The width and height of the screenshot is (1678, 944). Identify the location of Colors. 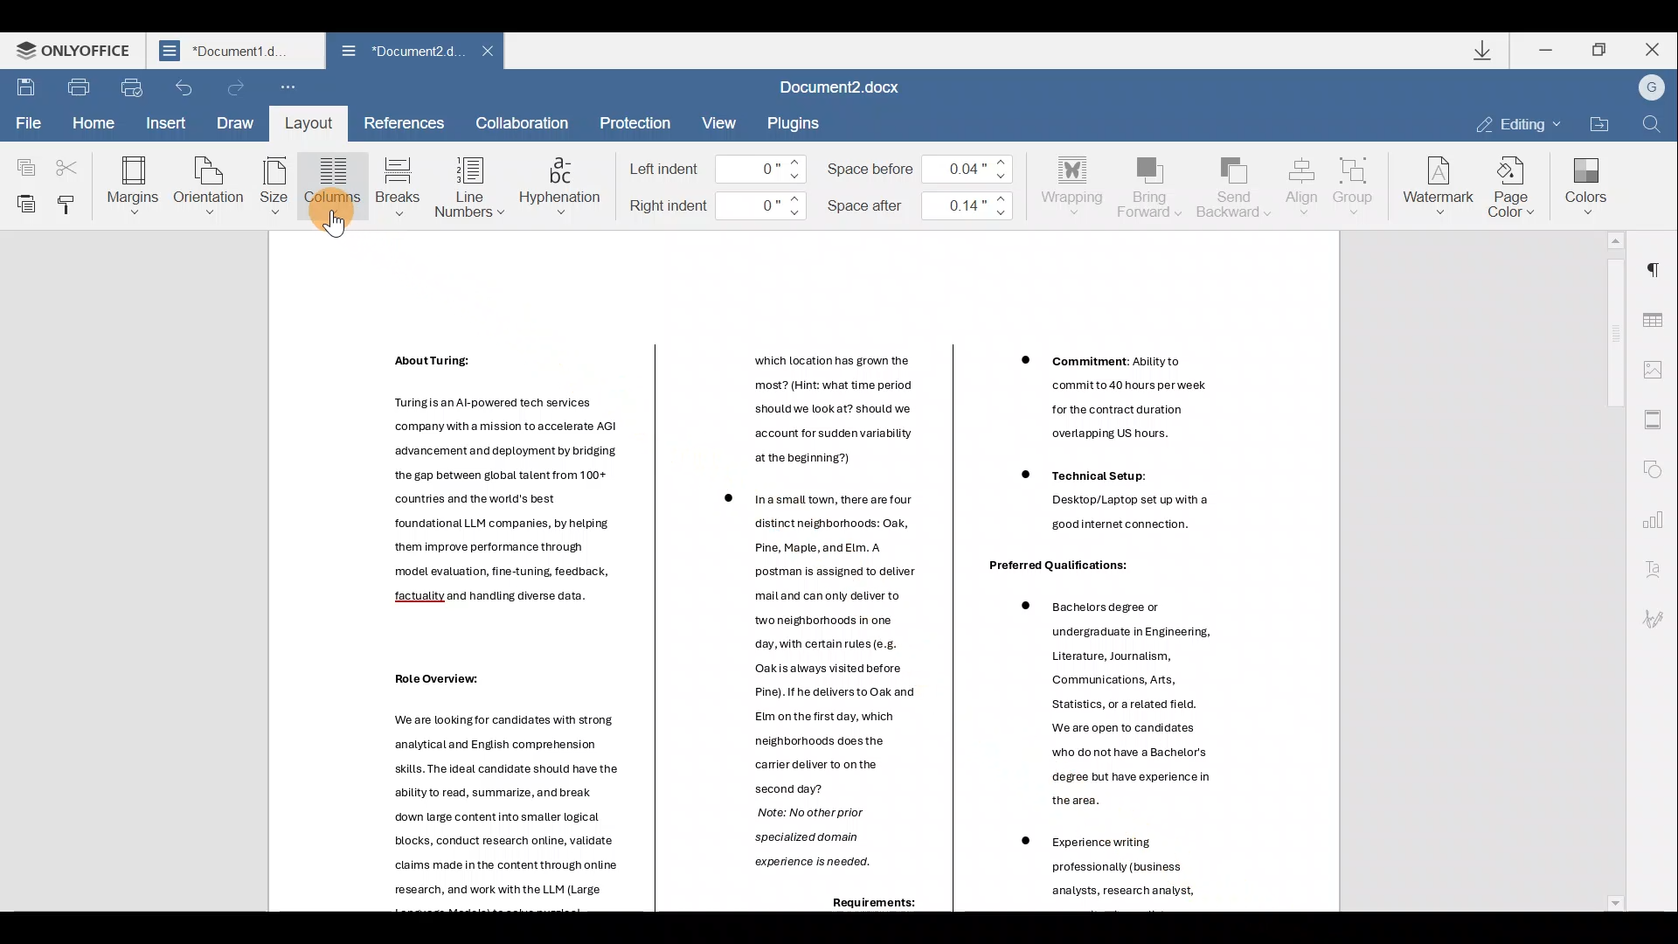
(1585, 181).